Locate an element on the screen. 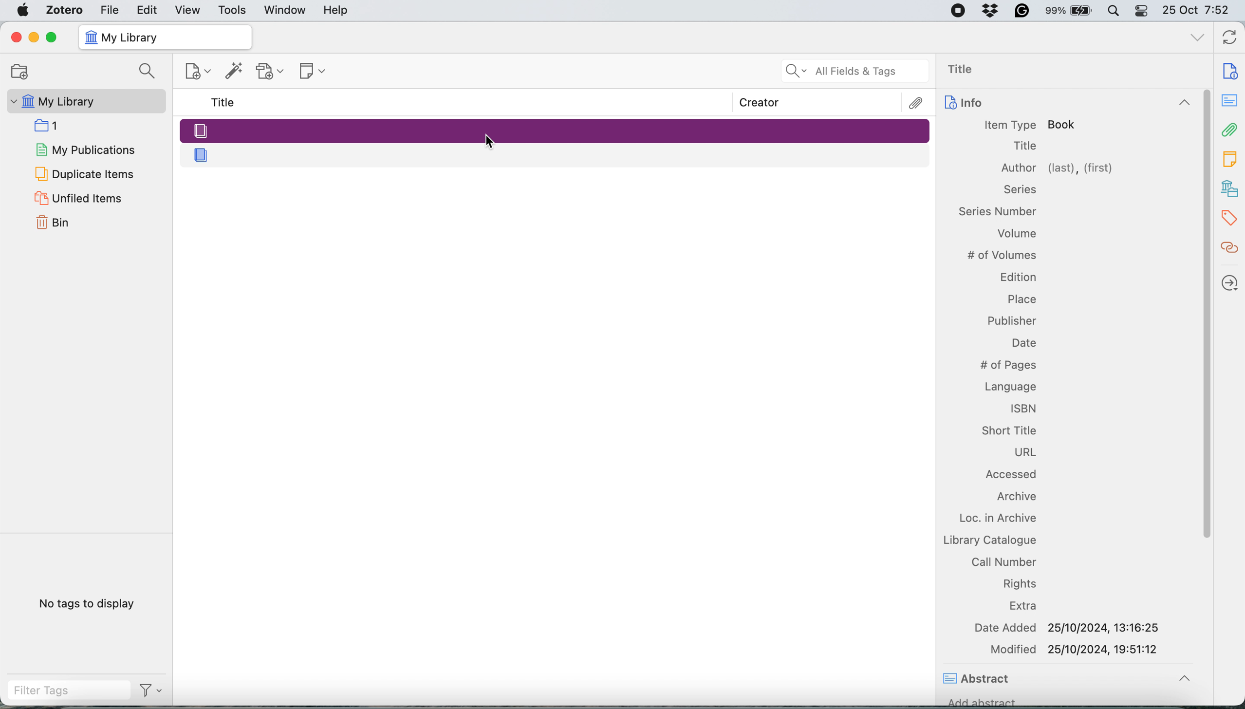  File is located at coordinates (110, 9).